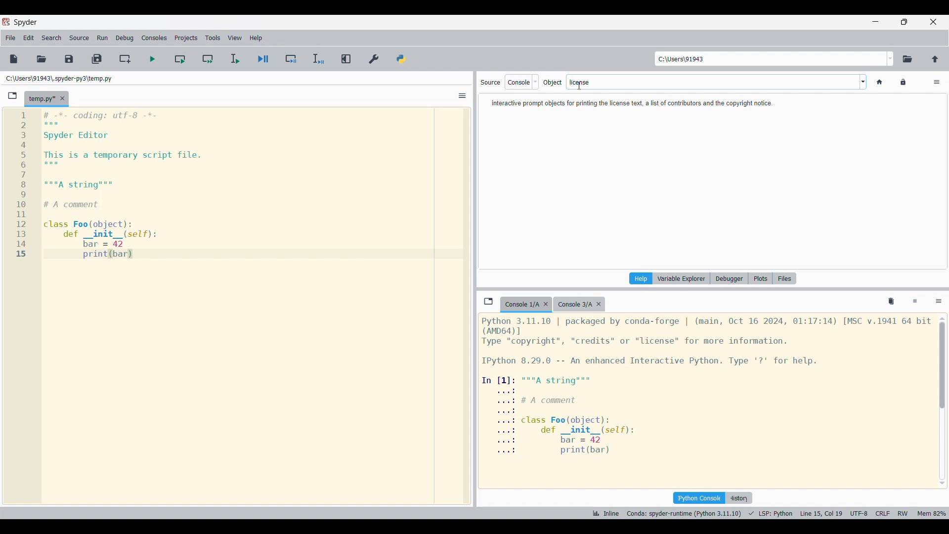 Image resolution: width=949 pixels, height=534 pixels. What do you see at coordinates (155, 38) in the screenshot?
I see `Consoles menu` at bounding box center [155, 38].